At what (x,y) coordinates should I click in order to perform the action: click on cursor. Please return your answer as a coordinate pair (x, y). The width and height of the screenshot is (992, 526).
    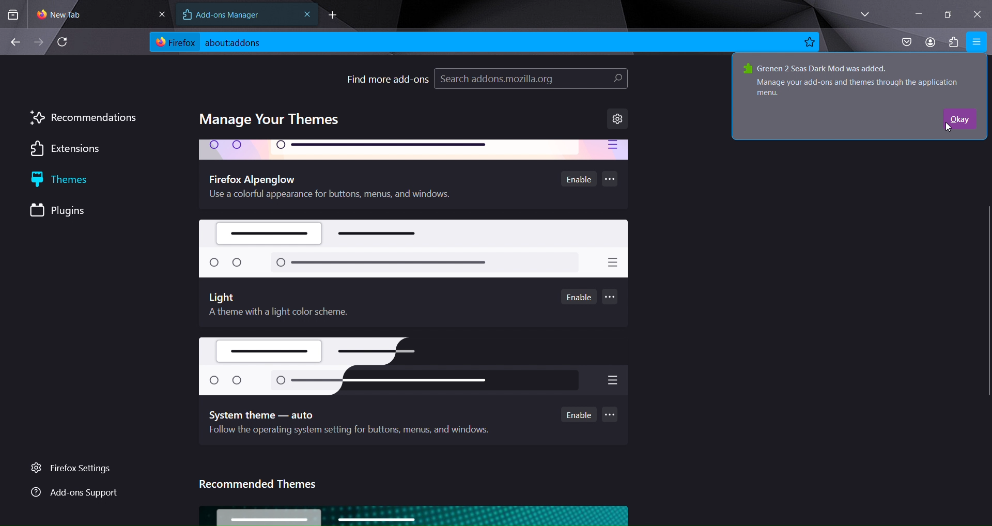
    Looking at the image, I should click on (946, 129).